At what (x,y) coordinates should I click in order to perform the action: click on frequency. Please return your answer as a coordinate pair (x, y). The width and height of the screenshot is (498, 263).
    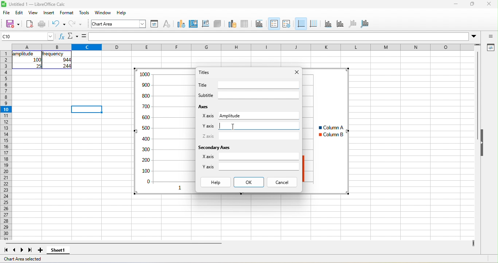
    Looking at the image, I should click on (53, 54).